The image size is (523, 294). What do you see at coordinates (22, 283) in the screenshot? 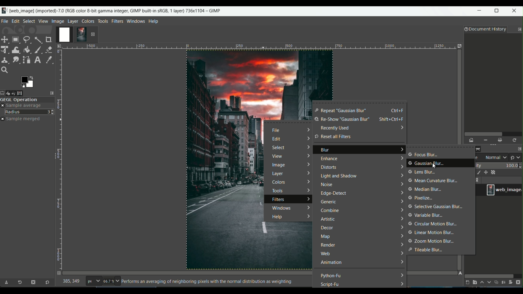
I see `restore tool preset` at bounding box center [22, 283].